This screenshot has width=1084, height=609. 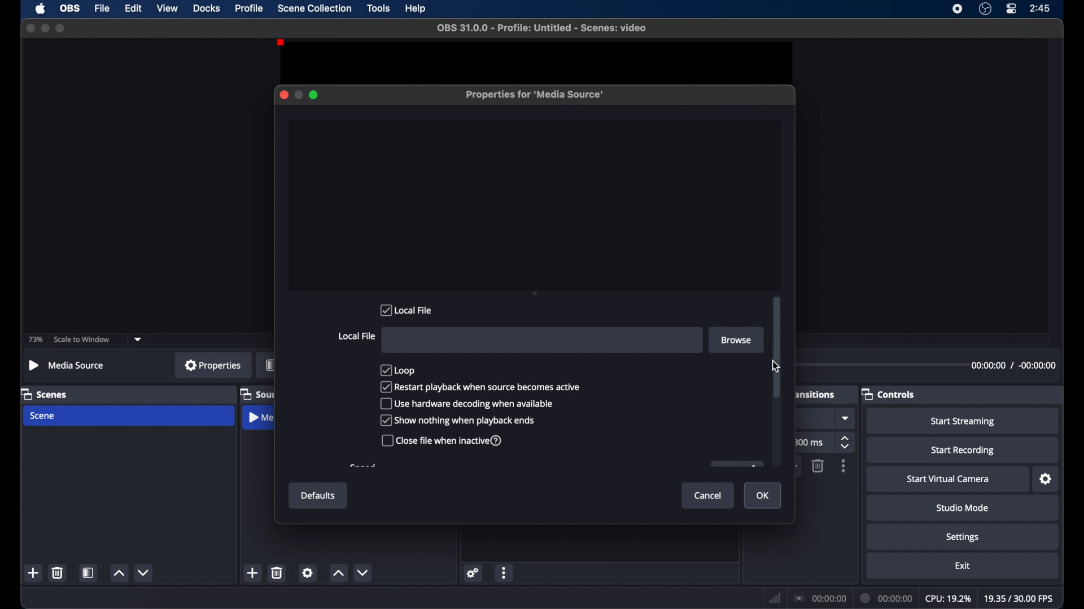 What do you see at coordinates (536, 95) in the screenshot?
I see `properties for media source` at bounding box center [536, 95].